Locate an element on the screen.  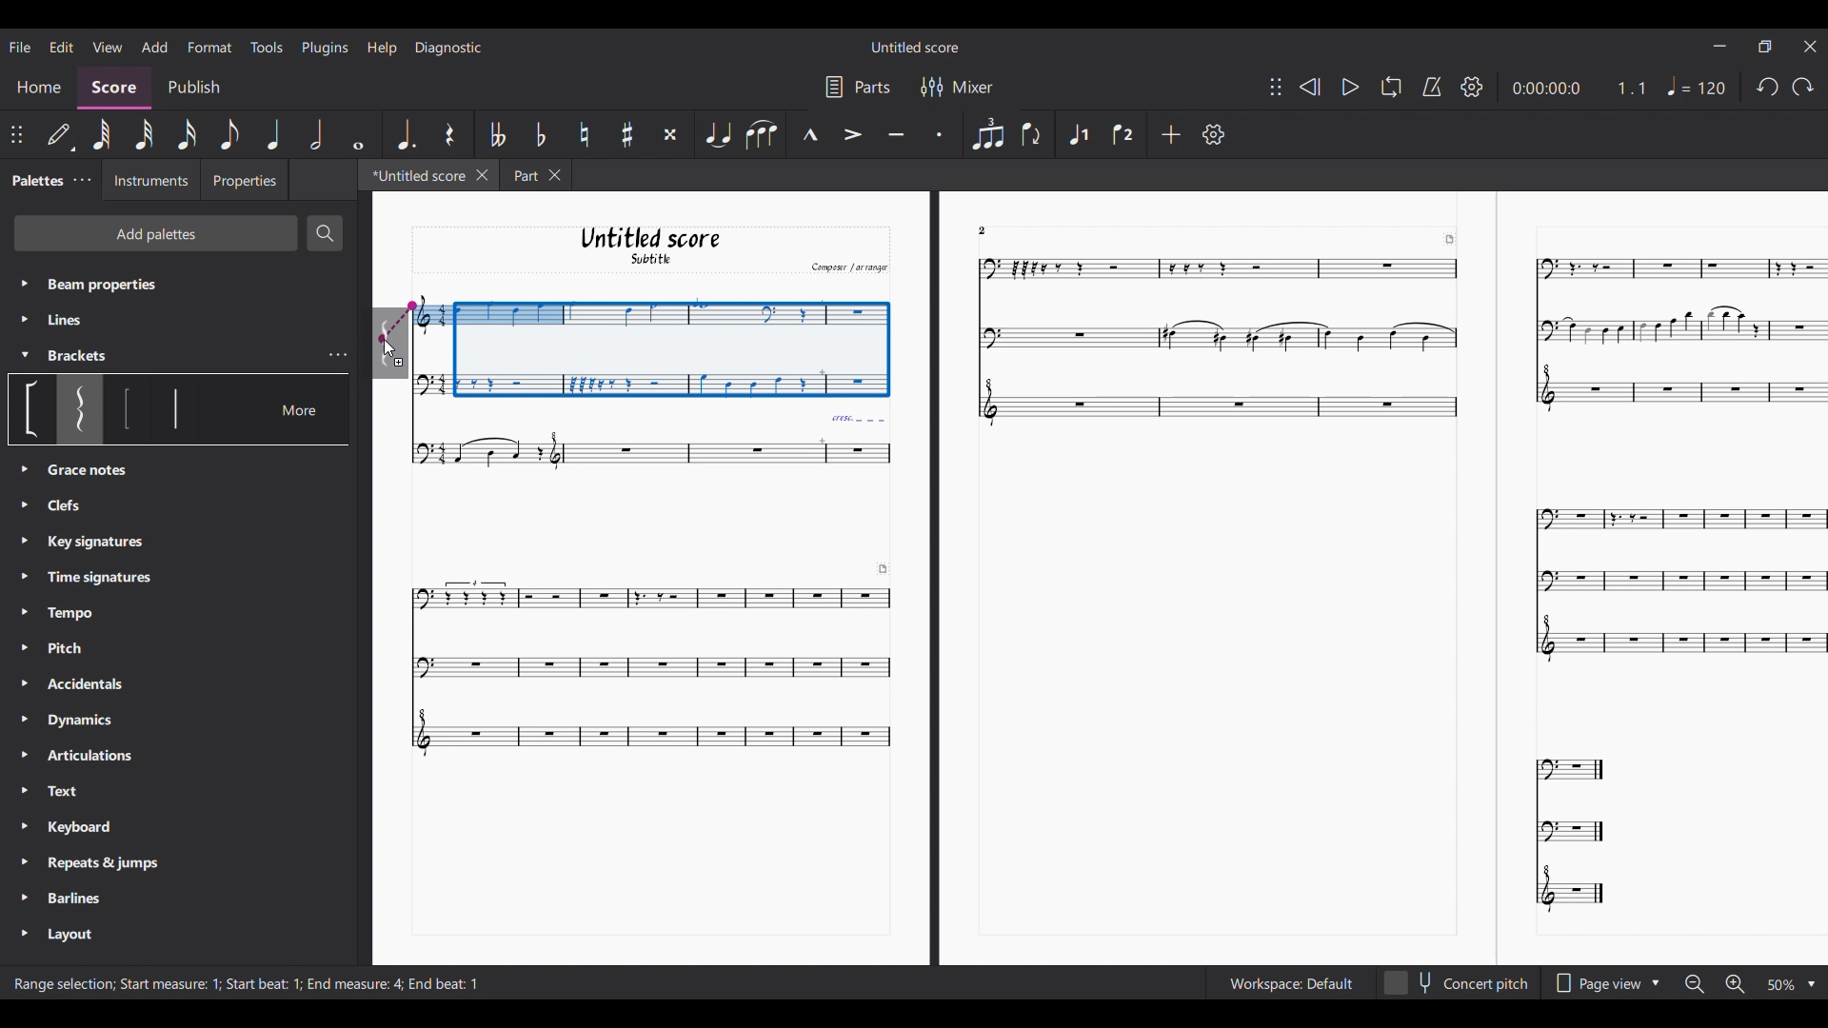
Toggle double flat is located at coordinates (498, 133).